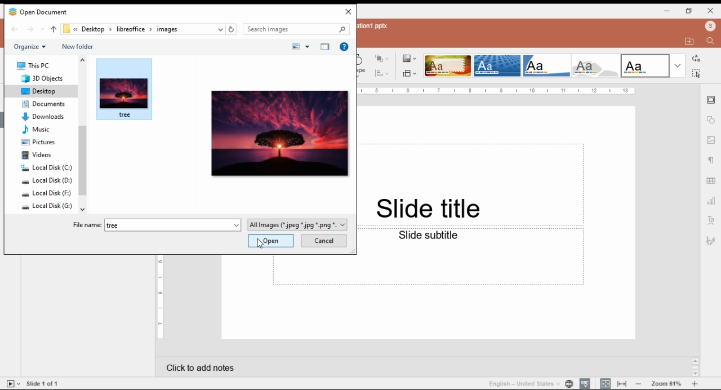  I want to click on , so click(710, 241).